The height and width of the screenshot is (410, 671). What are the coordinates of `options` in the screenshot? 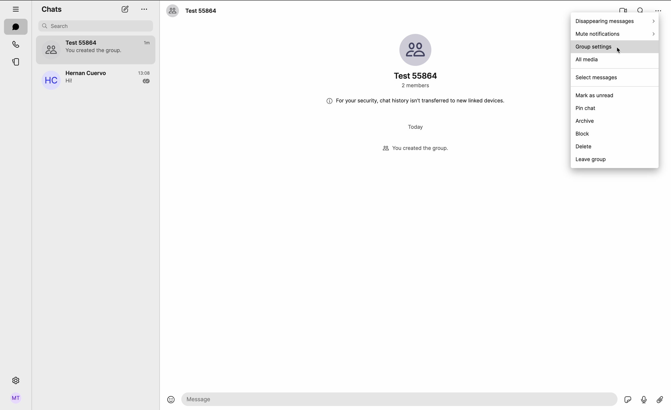 It's located at (145, 9).